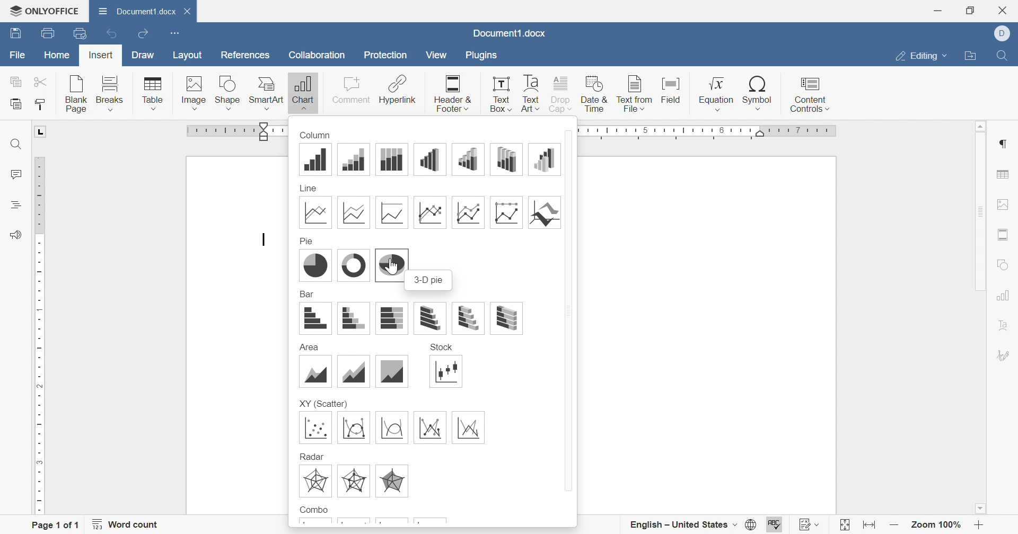  Describe the element at coordinates (429, 428) in the screenshot. I see `Scatter with straight lines and markers` at that location.